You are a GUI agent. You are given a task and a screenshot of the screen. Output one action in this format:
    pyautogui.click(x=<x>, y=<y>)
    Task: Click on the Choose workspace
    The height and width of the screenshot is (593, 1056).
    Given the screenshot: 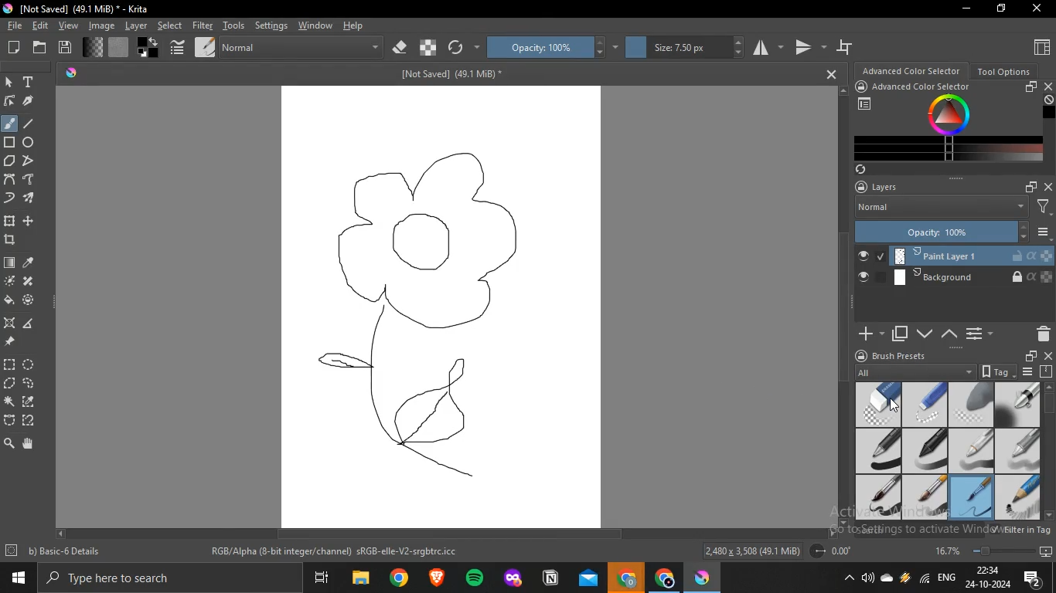 What is the action you would take?
    pyautogui.click(x=1041, y=46)
    